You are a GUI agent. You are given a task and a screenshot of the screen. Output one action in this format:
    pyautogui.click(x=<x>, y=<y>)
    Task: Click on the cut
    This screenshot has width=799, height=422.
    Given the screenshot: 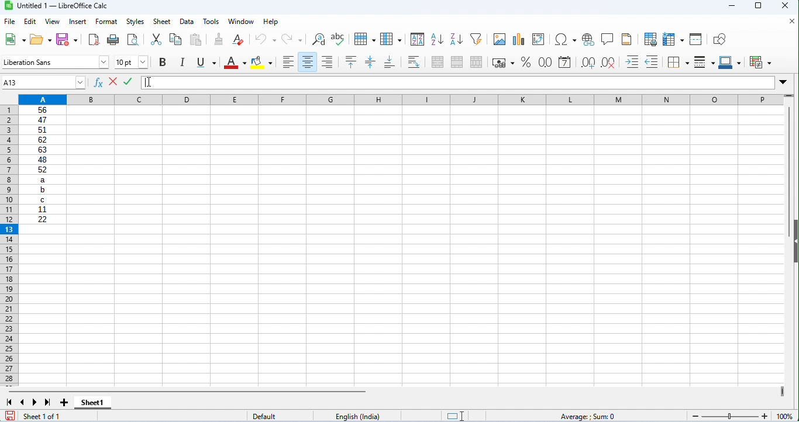 What is the action you would take?
    pyautogui.click(x=156, y=40)
    